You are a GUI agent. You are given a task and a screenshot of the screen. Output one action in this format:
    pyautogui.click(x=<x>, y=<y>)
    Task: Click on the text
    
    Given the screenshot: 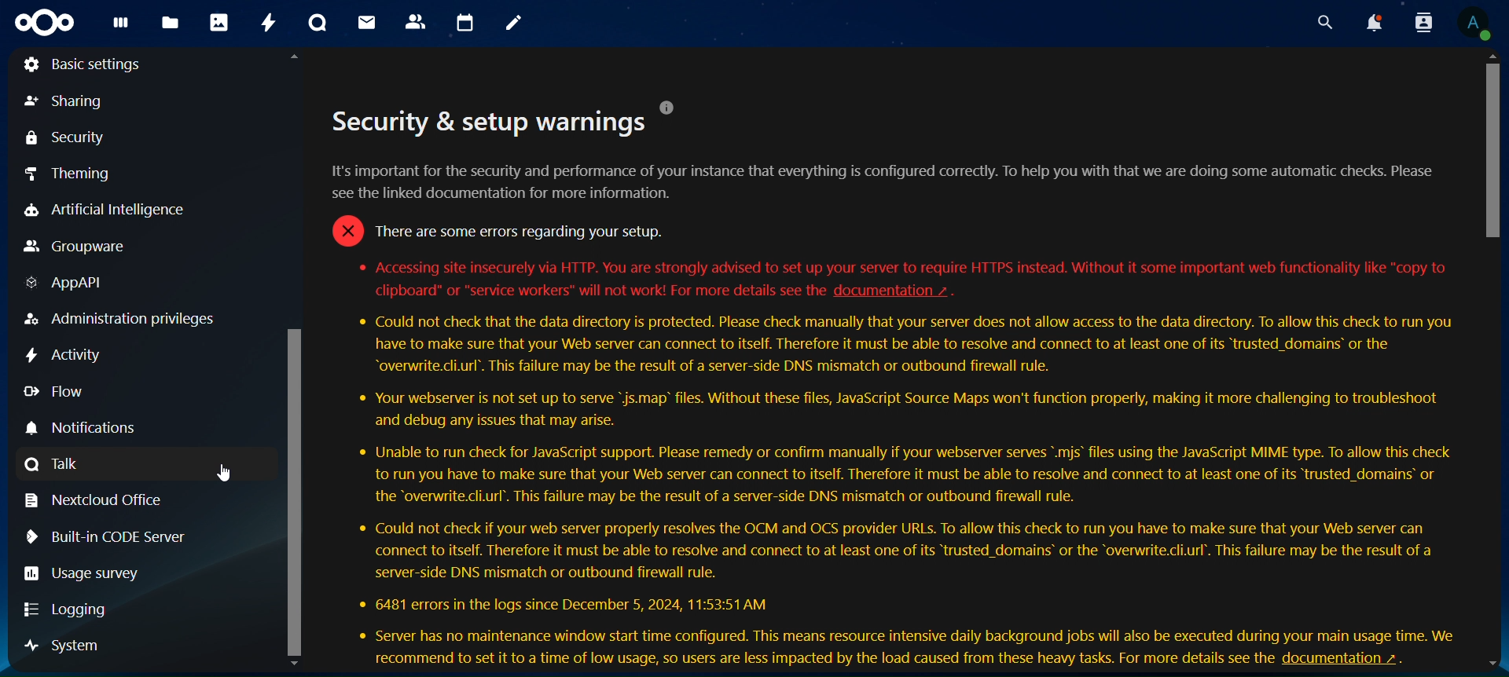 What is the action you would take?
    pyautogui.click(x=892, y=476)
    